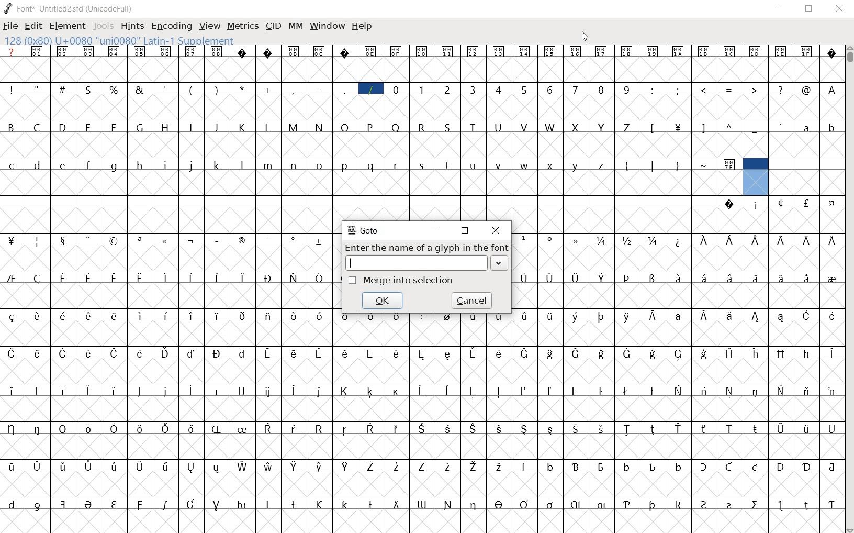 The height and width of the screenshot is (533, 854). I want to click on ', so click(165, 90).